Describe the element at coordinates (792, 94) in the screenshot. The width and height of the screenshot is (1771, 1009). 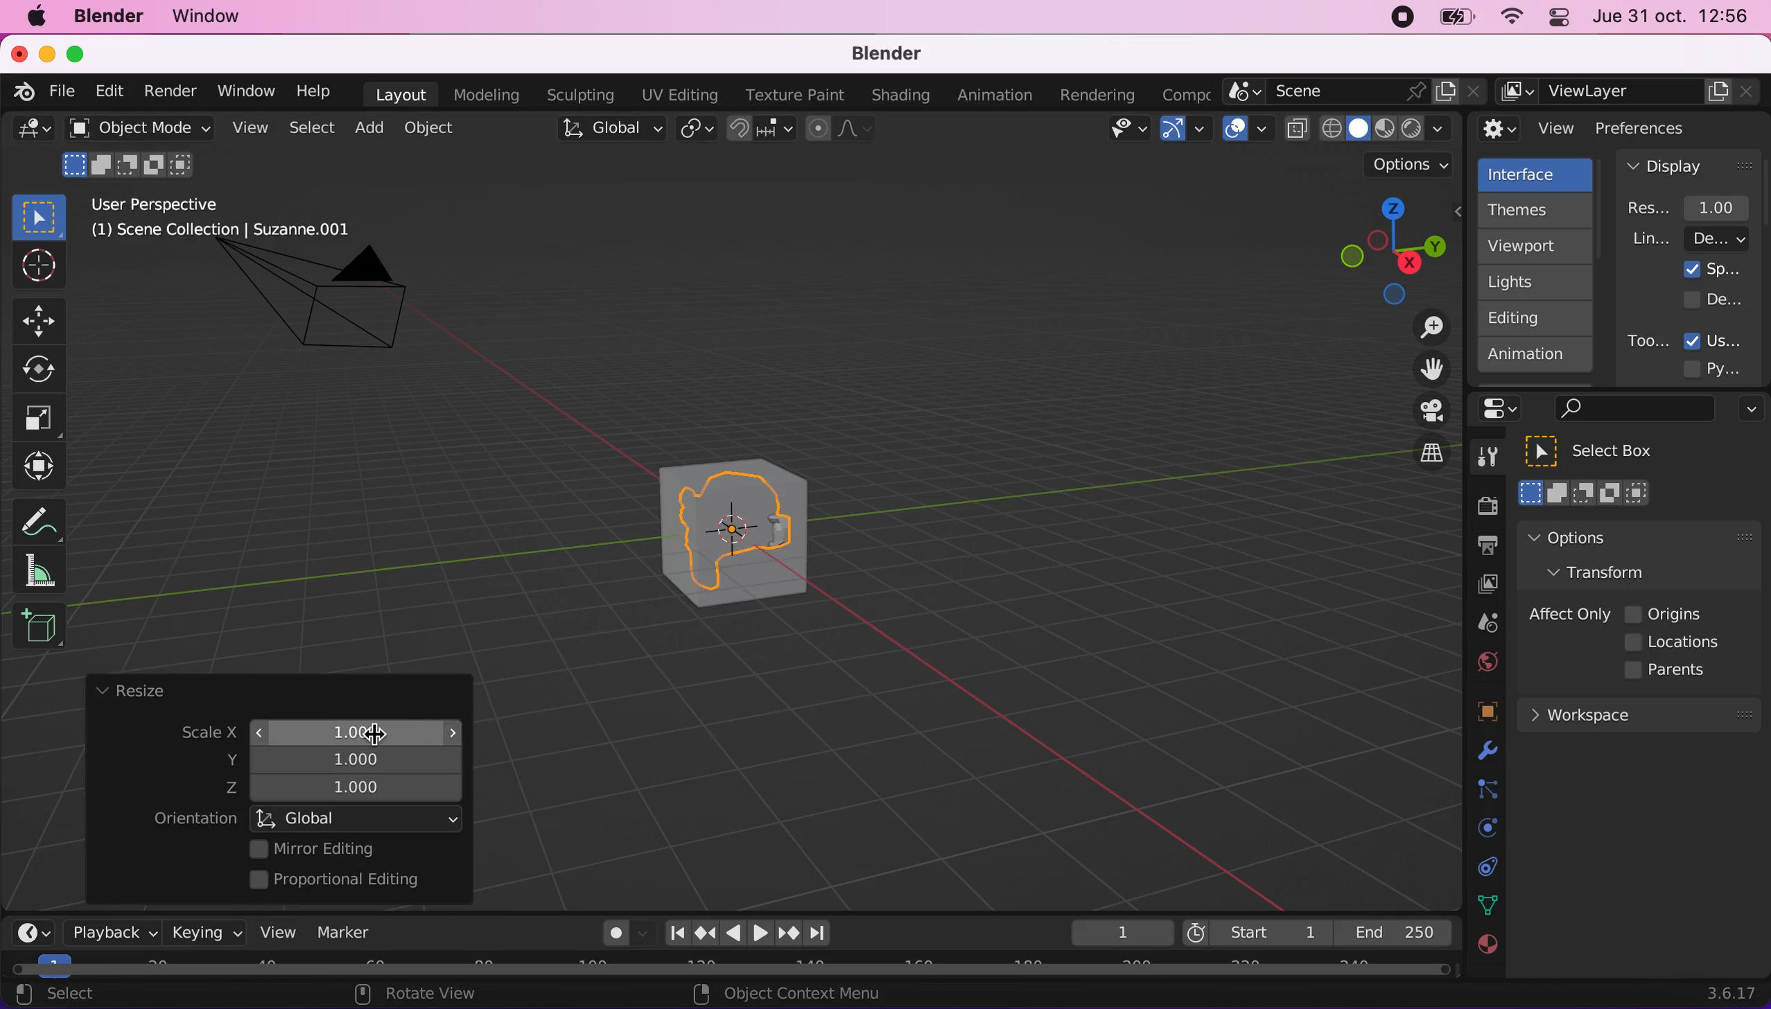
I see `texture paint` at that location.